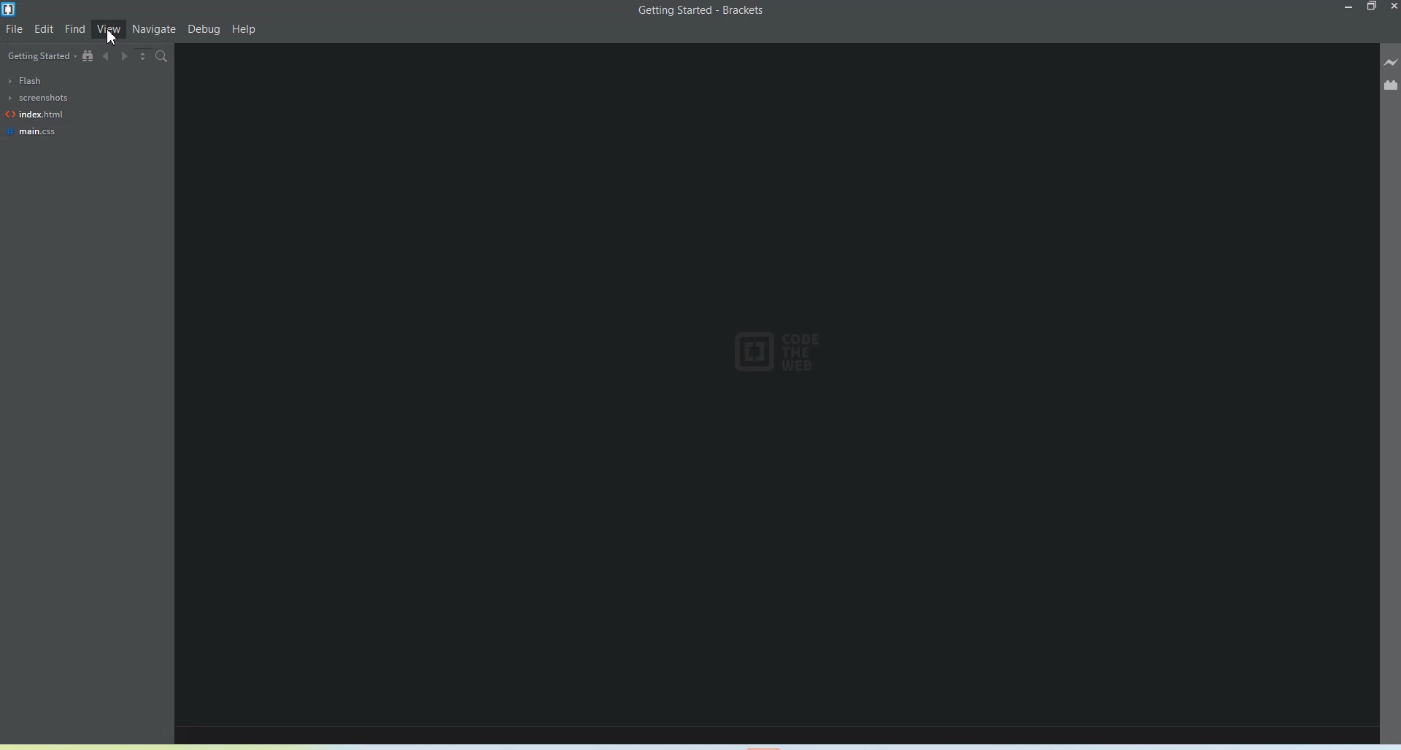 The image size is (1401, 750). Describe the element at coordinates (106, 56) in the screenshot. I see `Navigate Backward ` at that location.